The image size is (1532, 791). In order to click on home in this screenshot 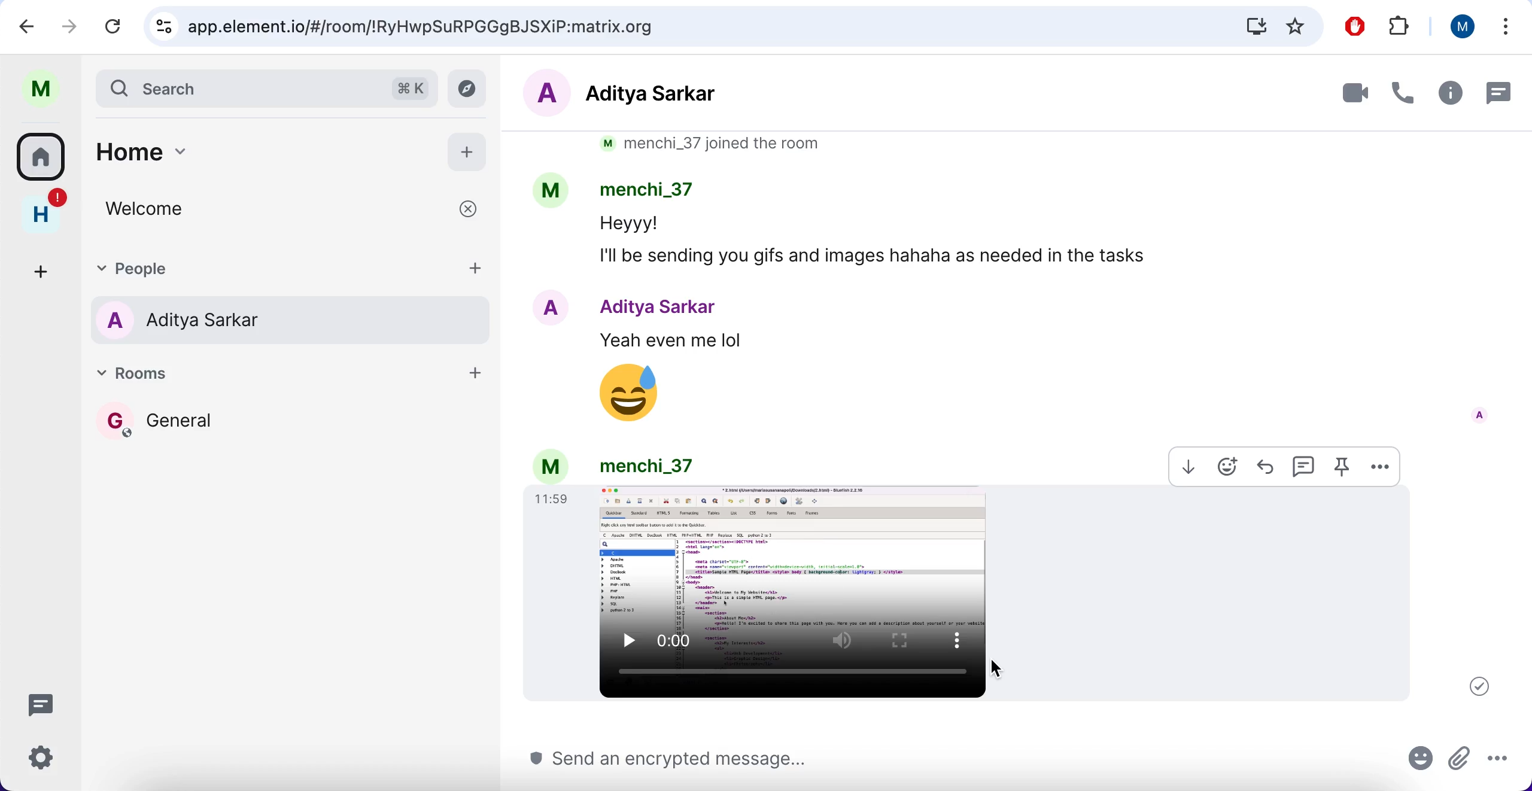, I will do `click(42, 155)`.